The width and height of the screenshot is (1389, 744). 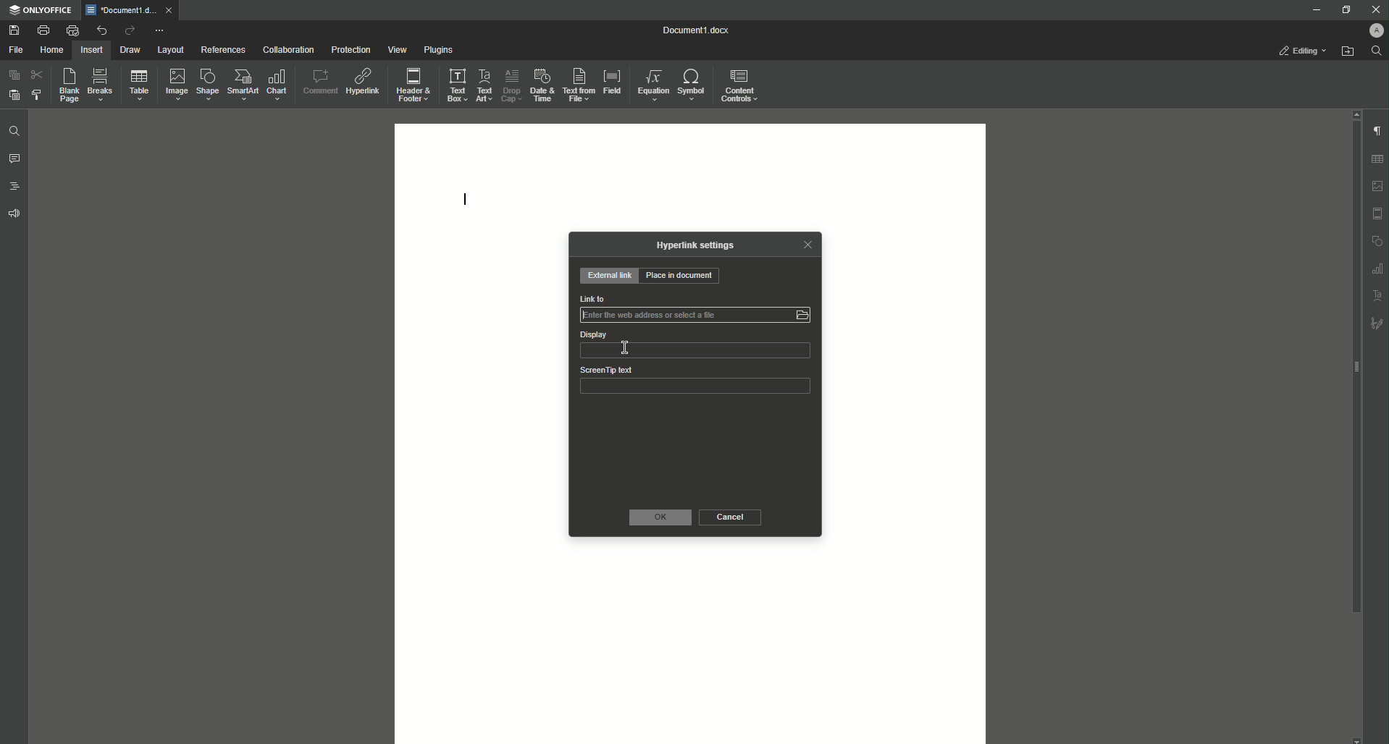 What do you see at coordinates (207, 84) in the screenshot?
I see `Shape` at bounding box center [207, 84].